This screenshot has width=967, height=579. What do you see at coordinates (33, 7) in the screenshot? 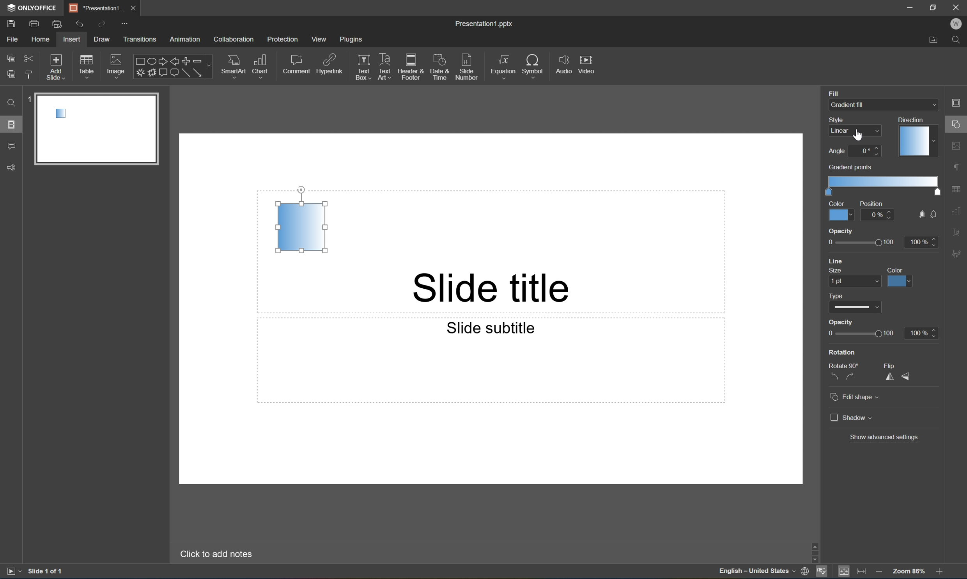
I see `ONLYOFFICE` at bounding box center [33, 7].